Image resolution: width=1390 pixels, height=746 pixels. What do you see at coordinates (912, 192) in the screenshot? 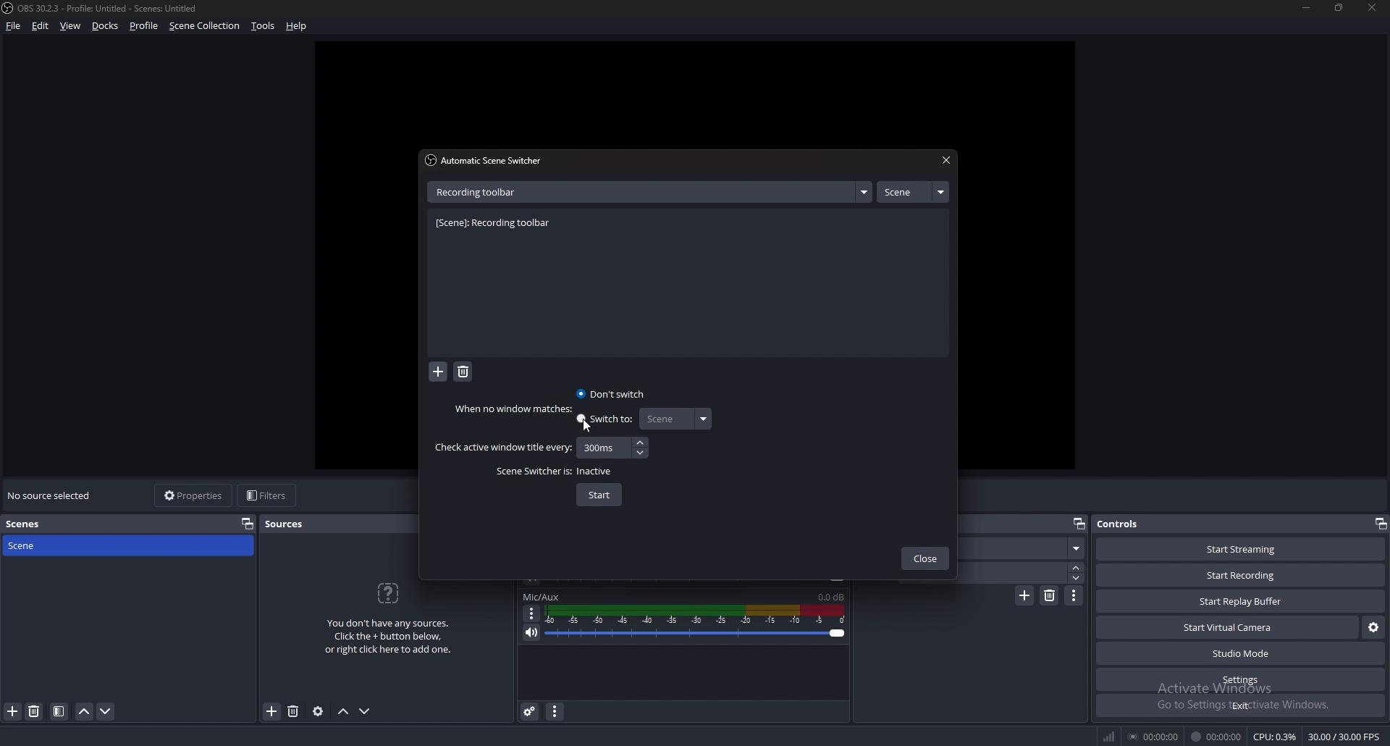
I see `scene` at bounding box center [912, 192].